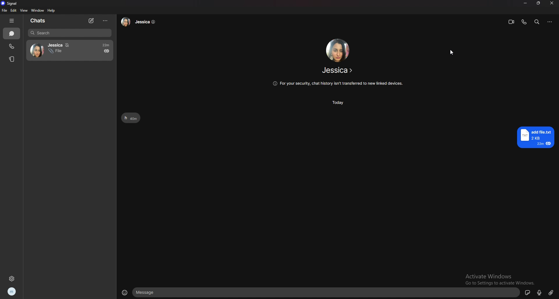  What do you see at coordinates (528, 292) in the screenshot?
I see `sticker` at bounding box center [528, 292].